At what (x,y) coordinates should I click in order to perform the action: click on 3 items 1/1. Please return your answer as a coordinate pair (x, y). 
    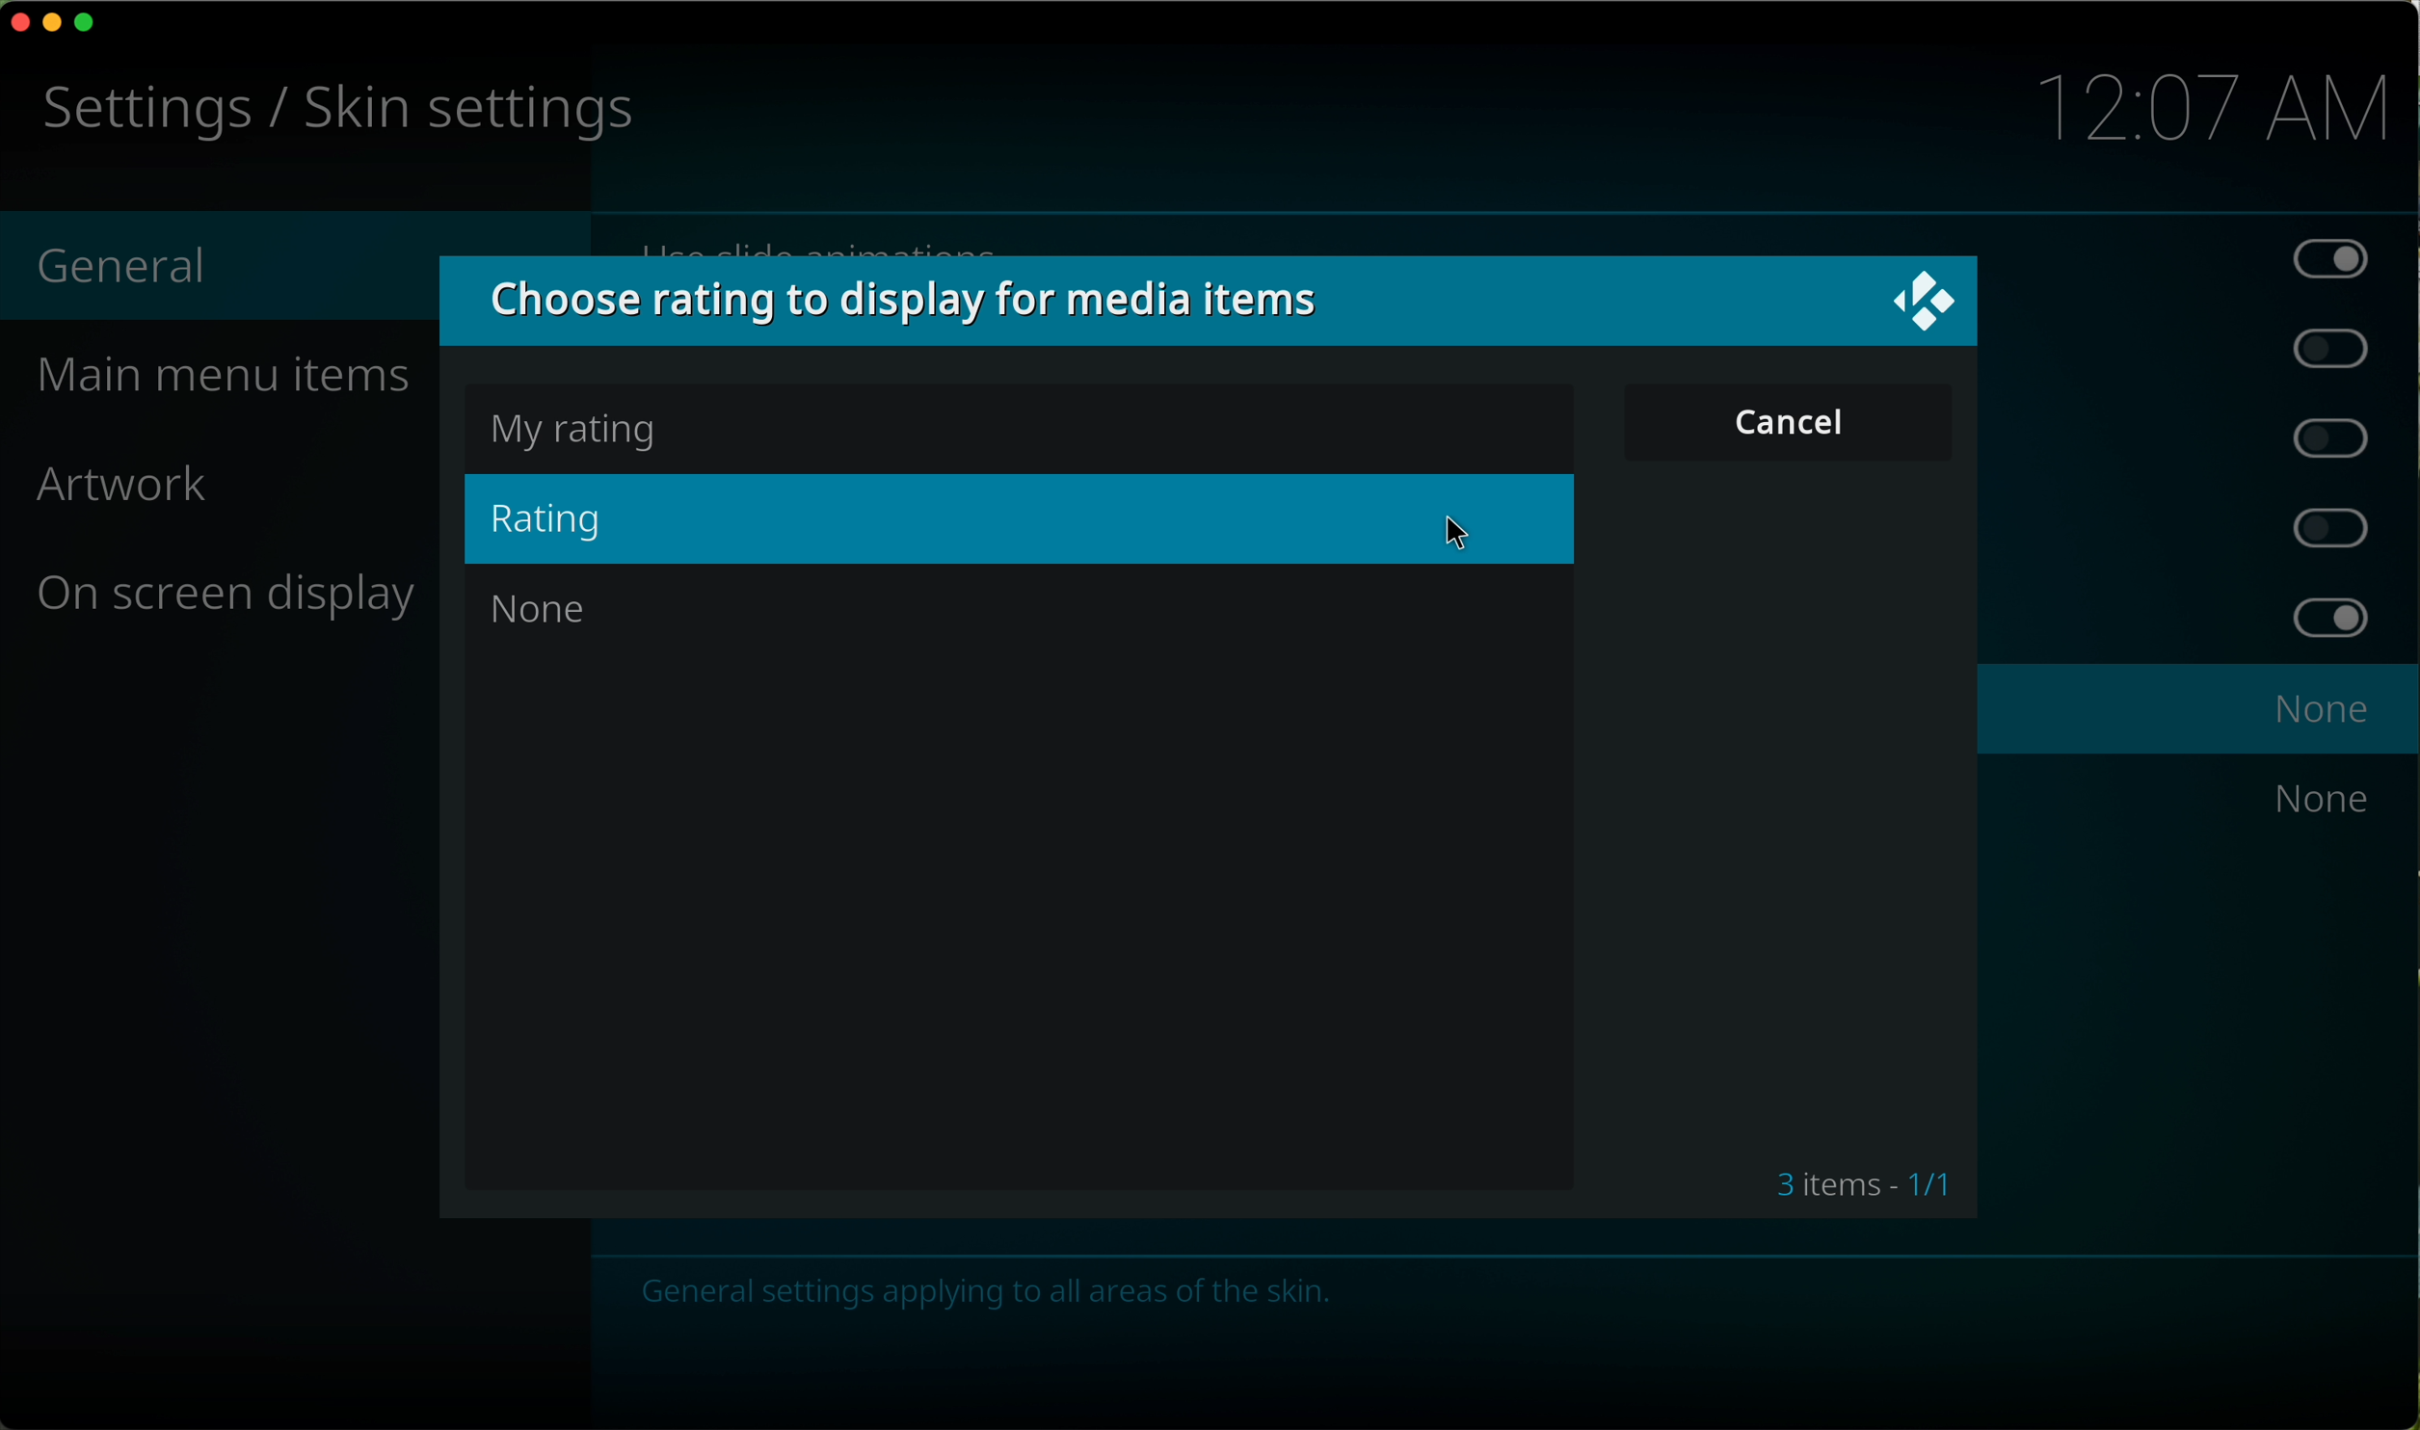
    Looking at the image, I should click on (1863, 1184).